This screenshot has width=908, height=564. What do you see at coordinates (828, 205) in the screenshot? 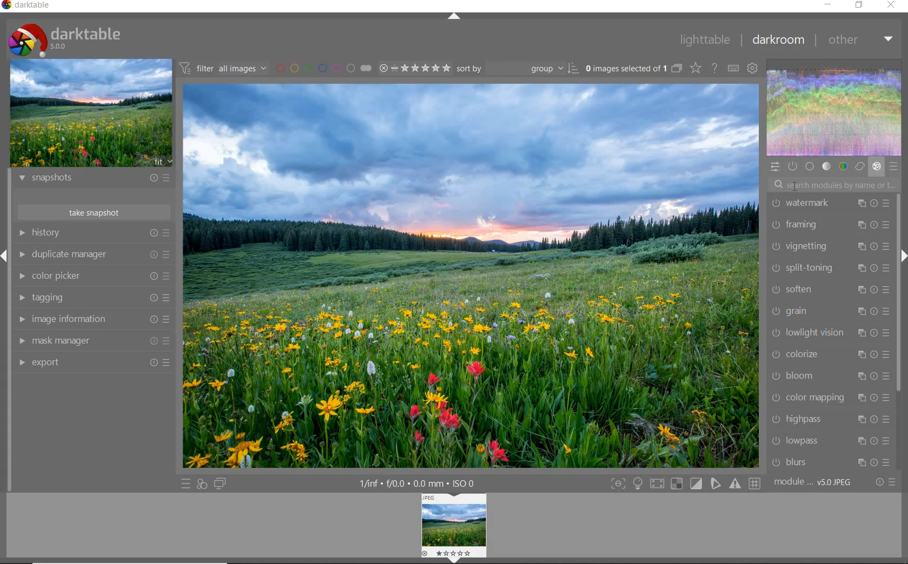
I see `watermark` at bounding box center [828, 205].